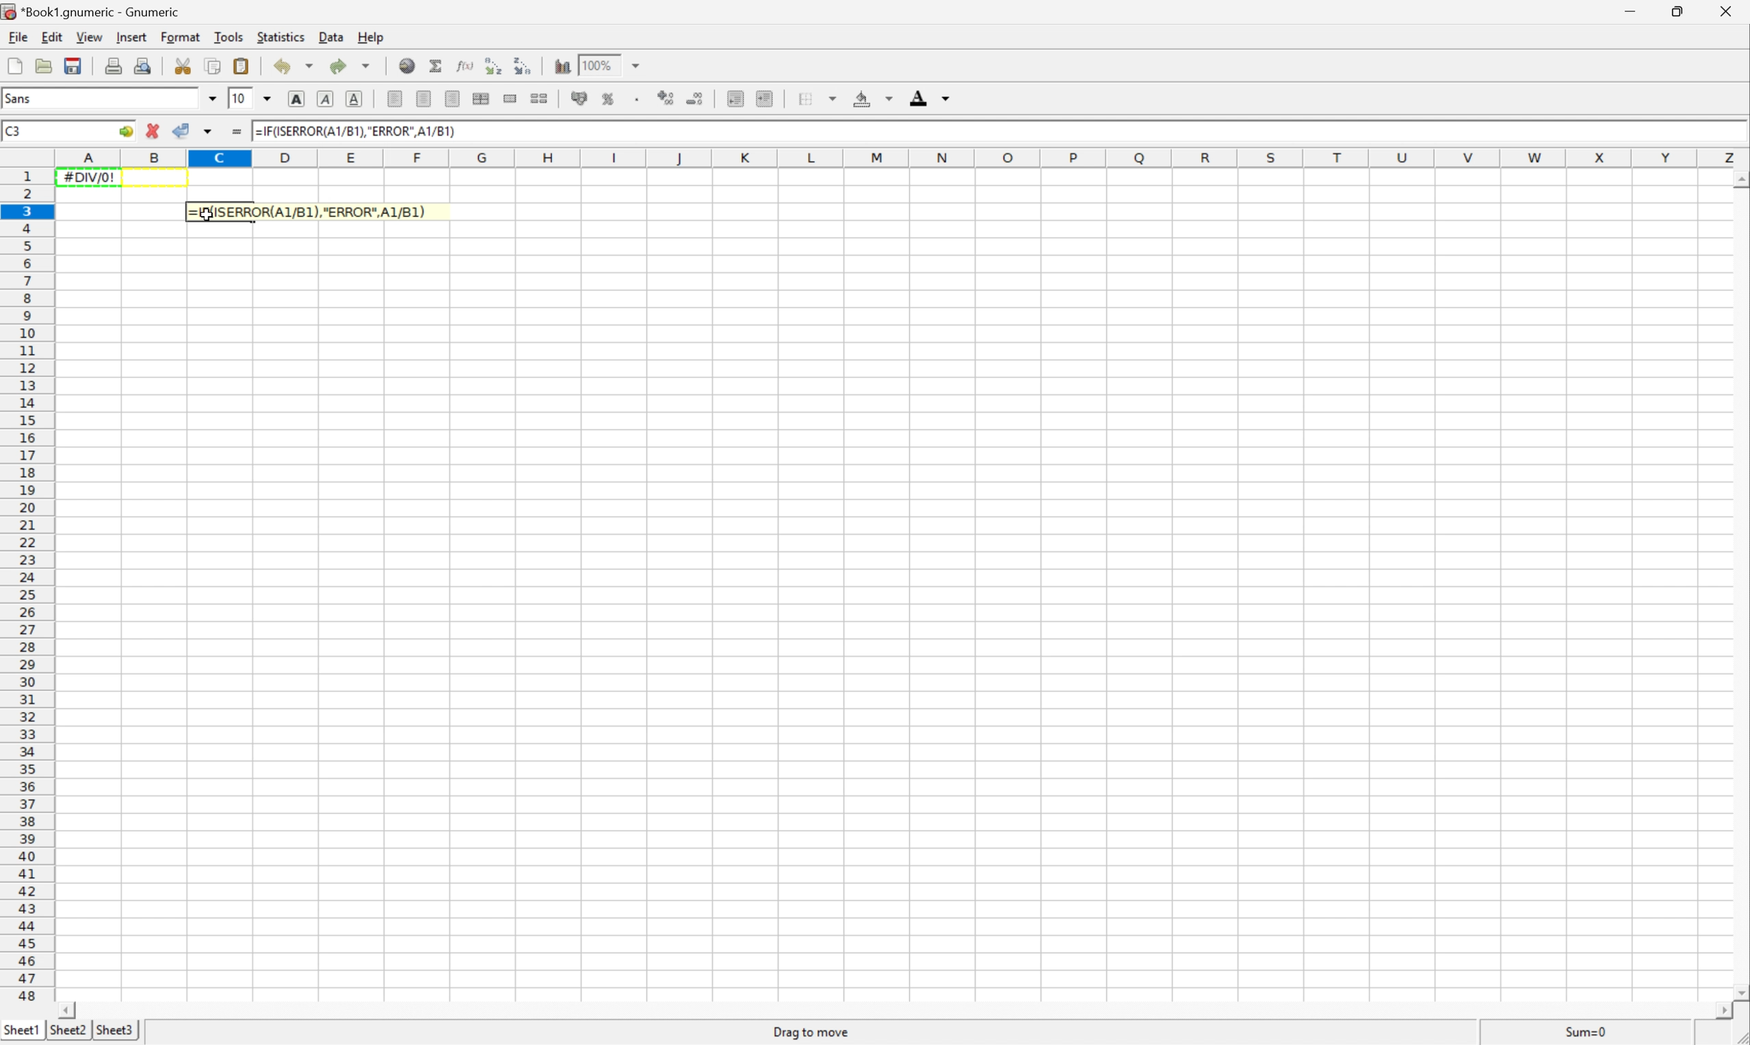 The height and width of the screenshot is (1045, 1750). Describe the element at coordinates (768, 99) in the screenshot. I see `Increase the indent, and align the contents to left` at that location.